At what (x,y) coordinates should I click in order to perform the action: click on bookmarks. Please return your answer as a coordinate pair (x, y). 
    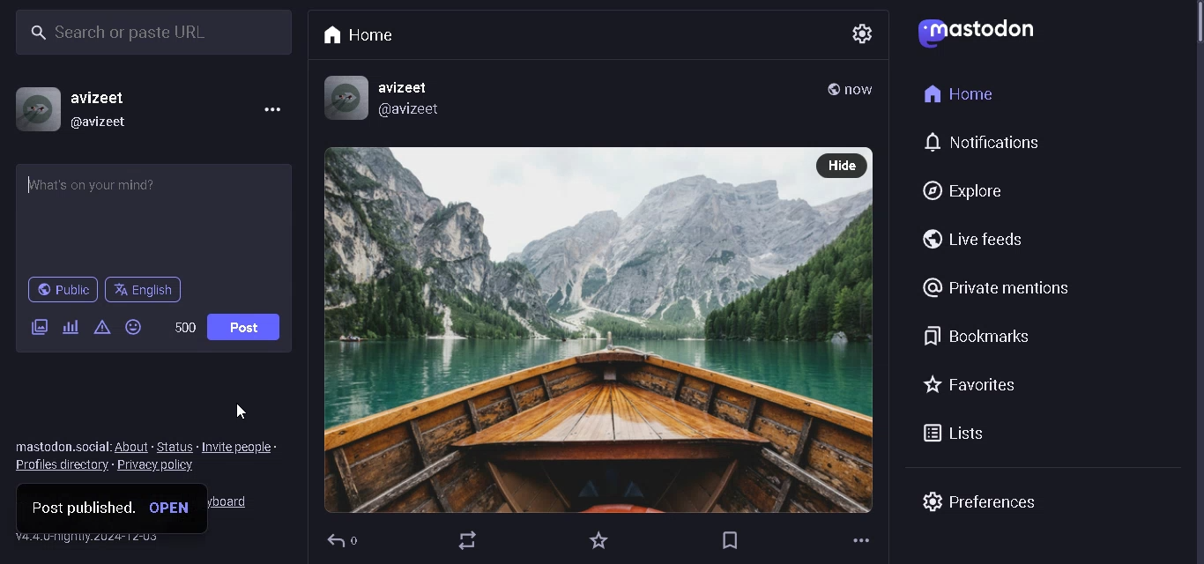
    Looking at the image, I should click on (980, 336).